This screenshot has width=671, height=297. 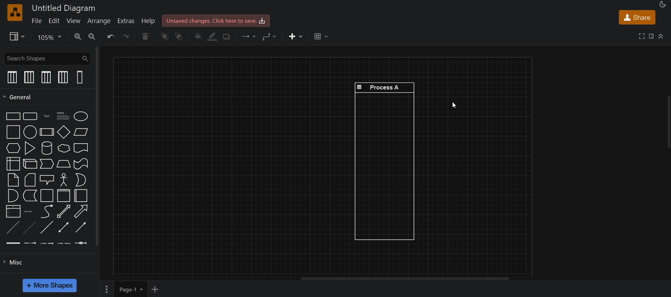 I want to click on square, so click(x=12, y=132).